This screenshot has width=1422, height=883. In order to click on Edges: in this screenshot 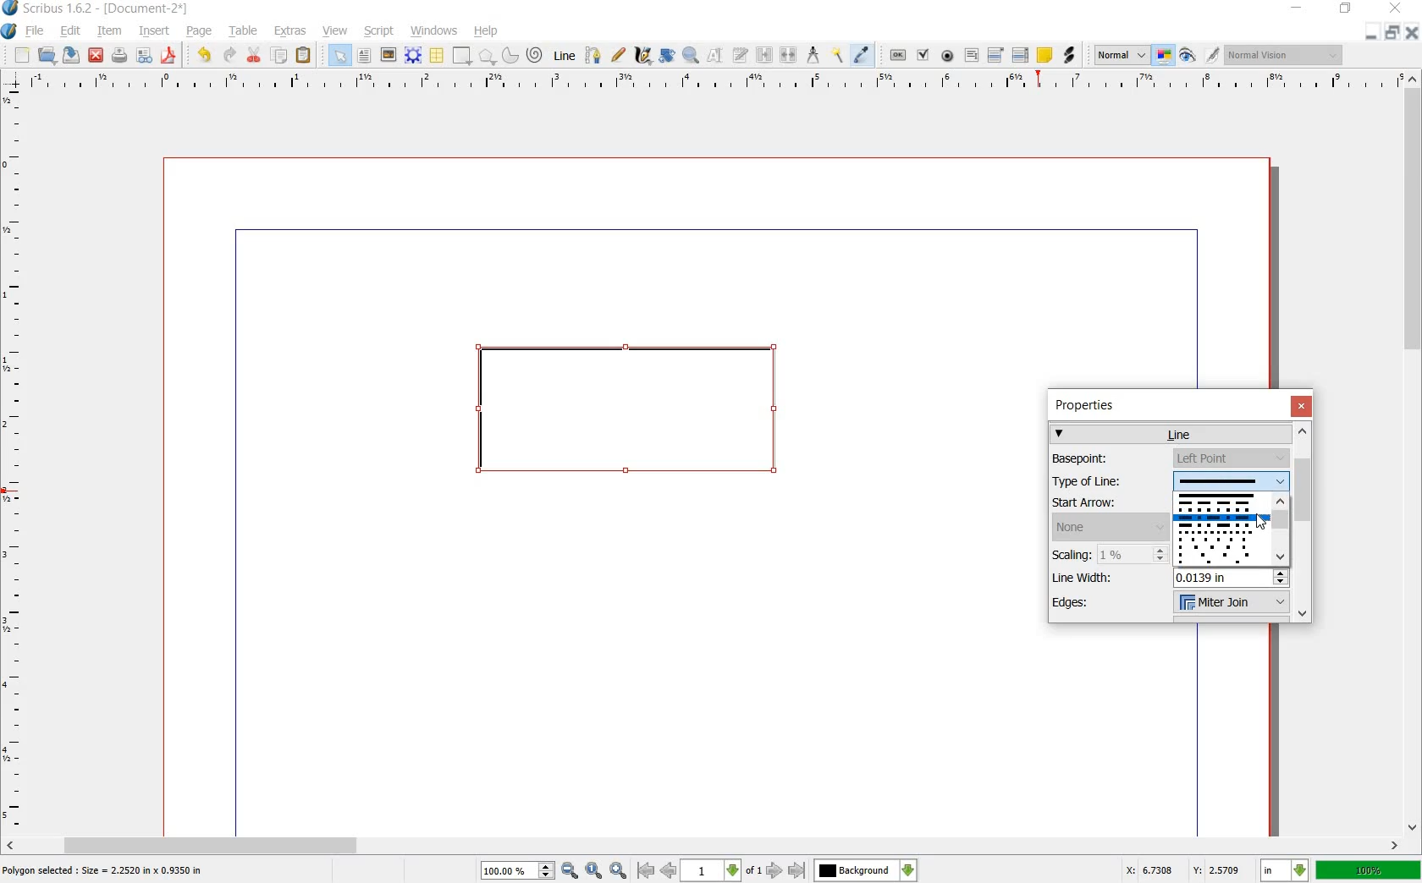, I will do `click(1094, 605)`.